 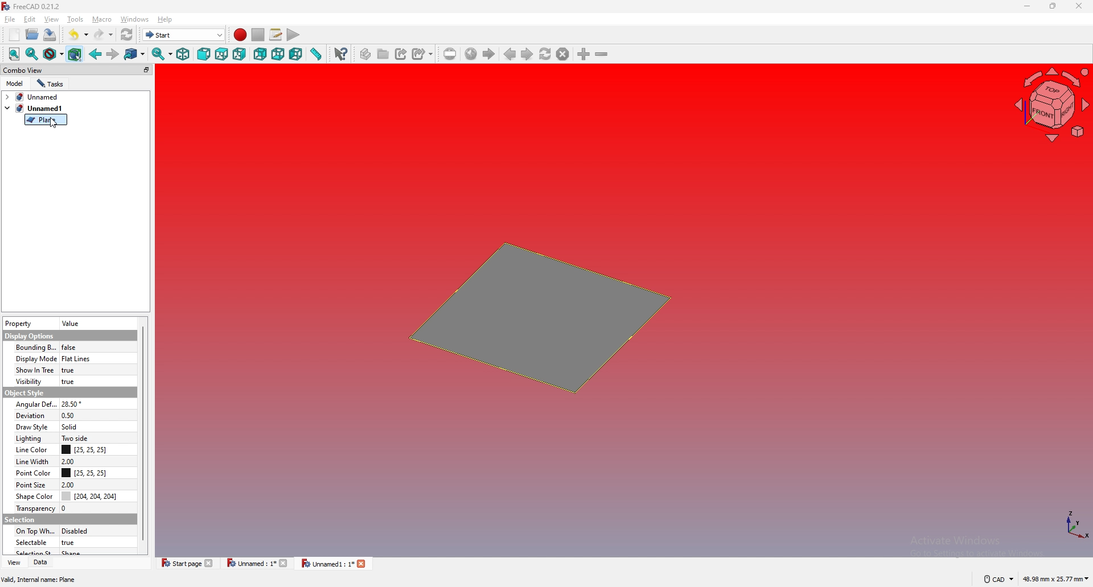 I want to click on FreeCAD 0.21.2, so click(x=32, y=6).